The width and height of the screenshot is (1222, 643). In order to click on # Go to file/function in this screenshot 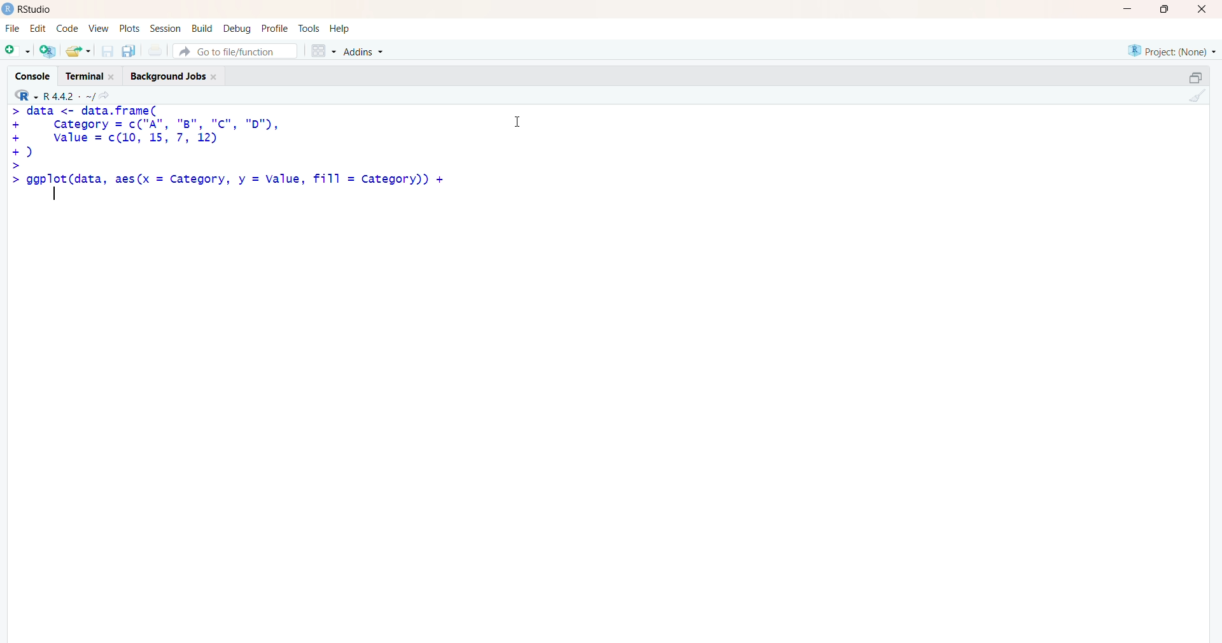, I will do `click(235, 51)`.